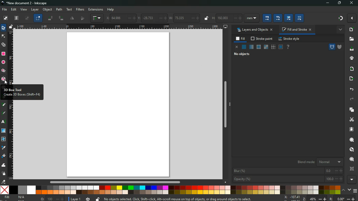 This screenshot has width=358, height=201. I want to click on eraser, so click(4, 182).